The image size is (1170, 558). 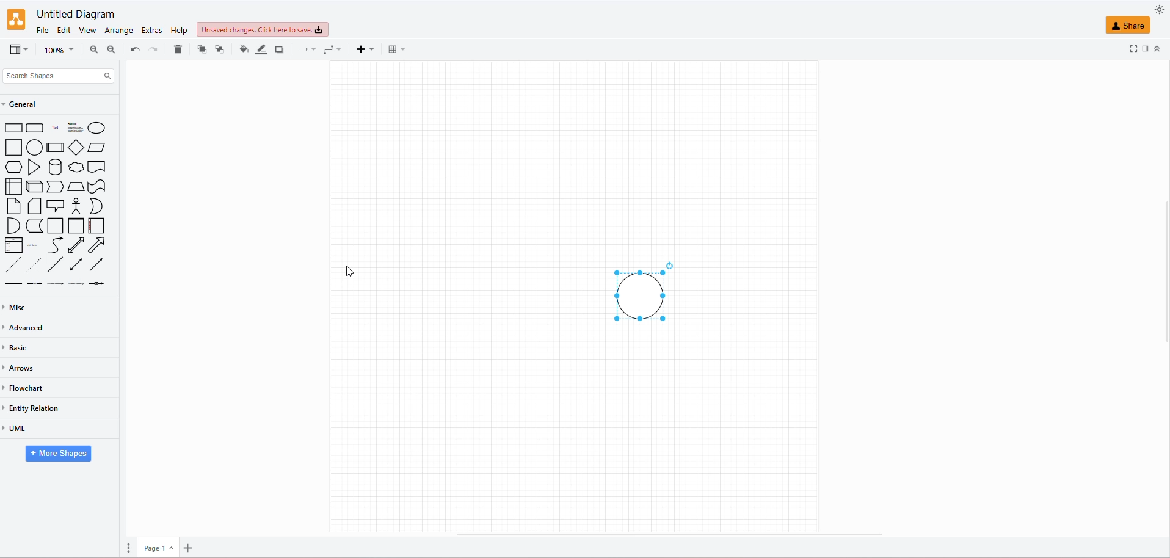 I want to click on CUBE, so click(x=33, y=184).